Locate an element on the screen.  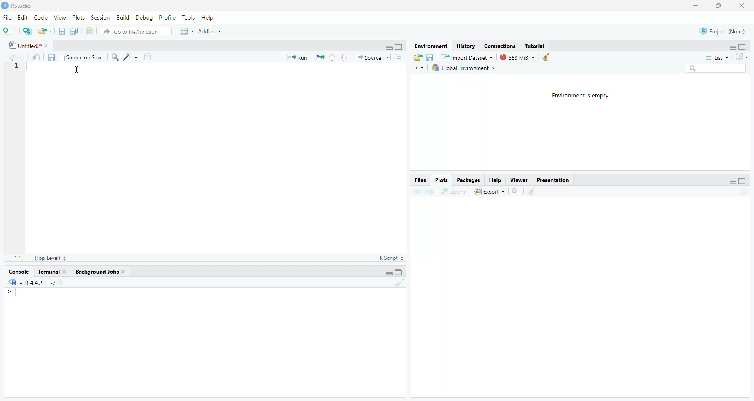
 Export  is located at coordinates (489, 192).